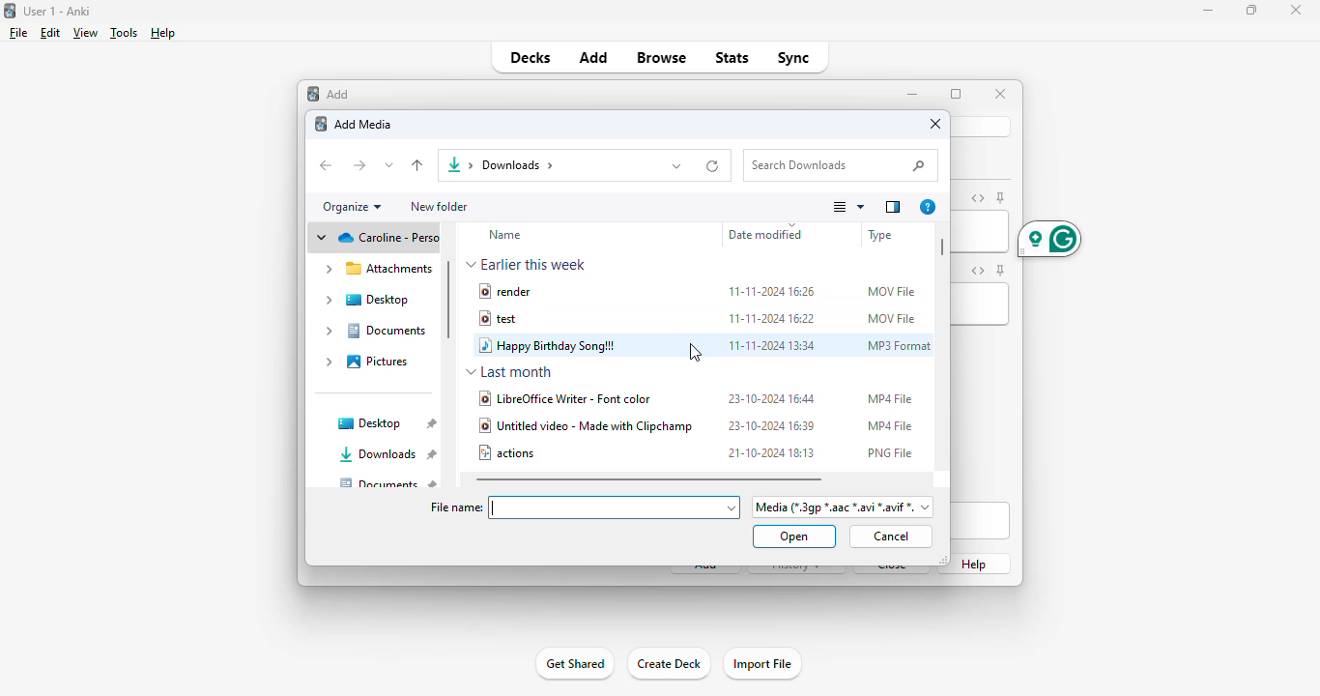 The width and height of the screenshot is (1320, 696). I want to click on MP4 file, so click(890, 398).